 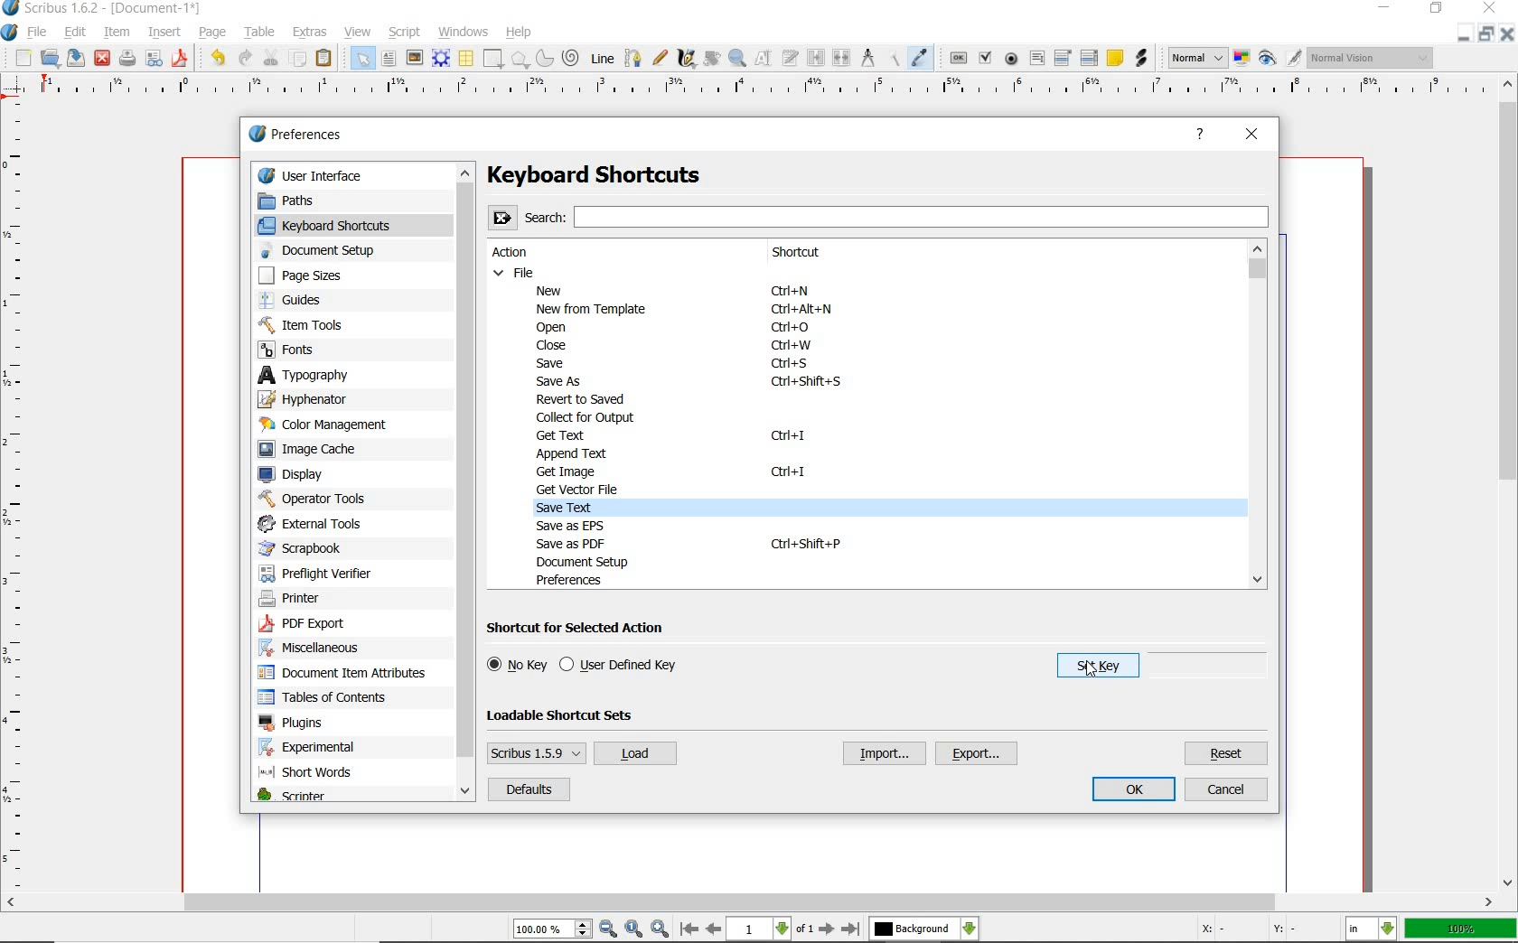 What do you see at coordinates (1509, 483) in the screenshot?
I see `scrollbar` at bounding box center [1509, 483].